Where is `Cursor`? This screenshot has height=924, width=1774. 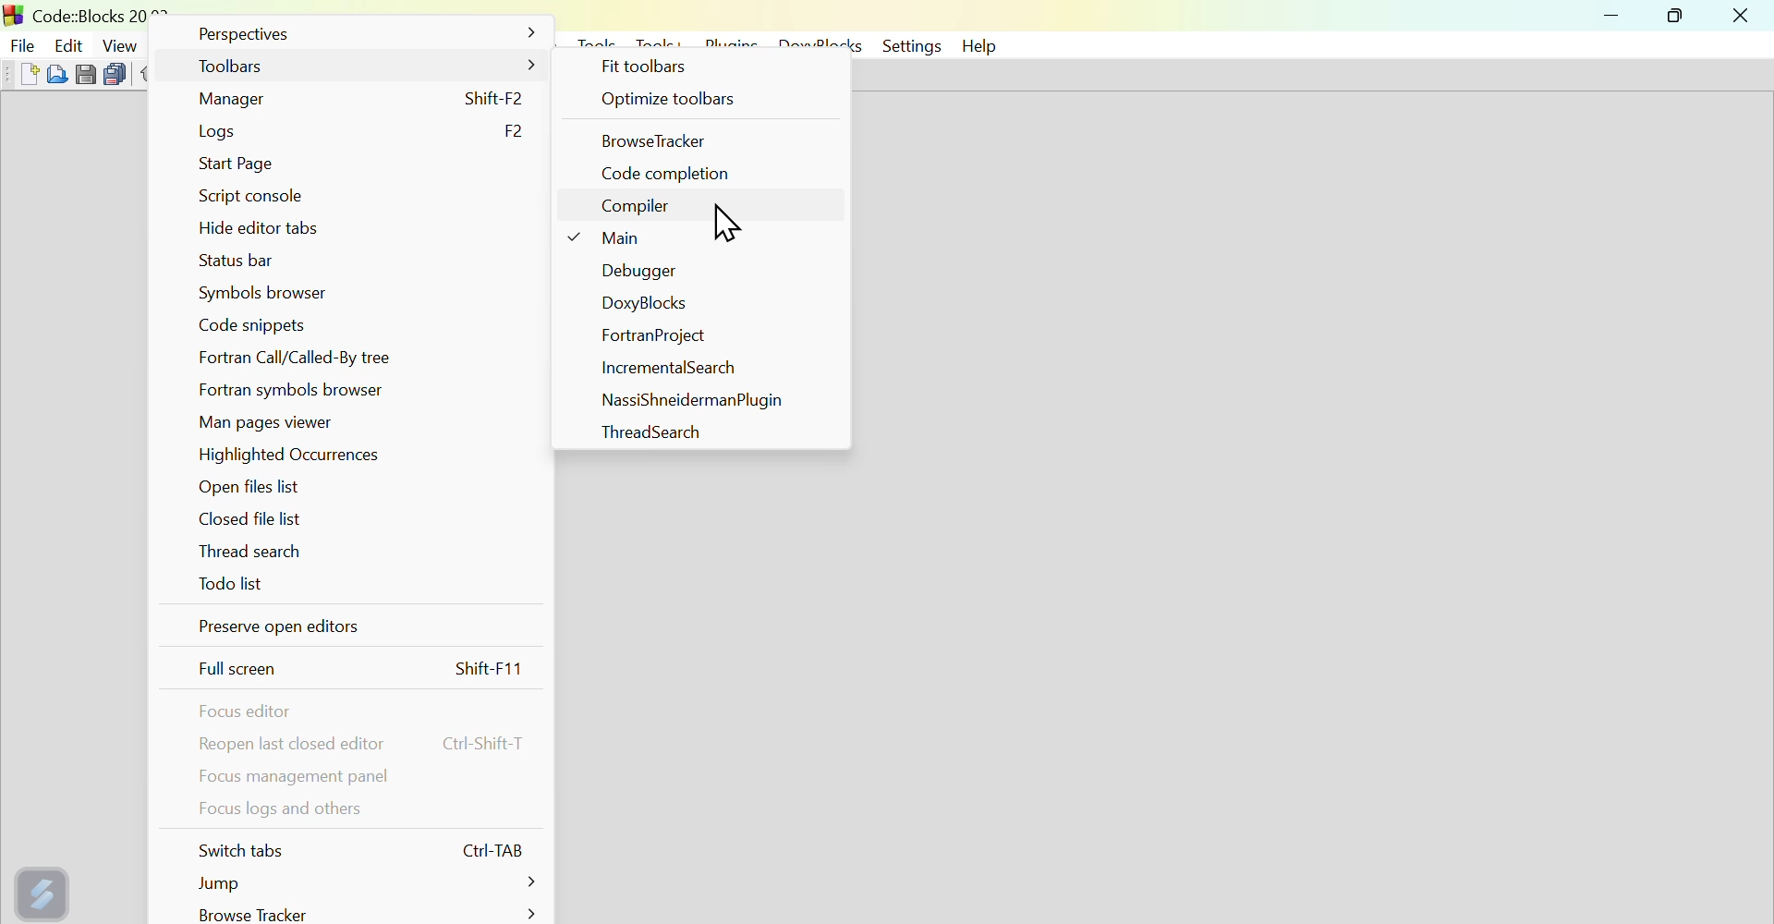 Cursor is located at coordinates (731, 225).